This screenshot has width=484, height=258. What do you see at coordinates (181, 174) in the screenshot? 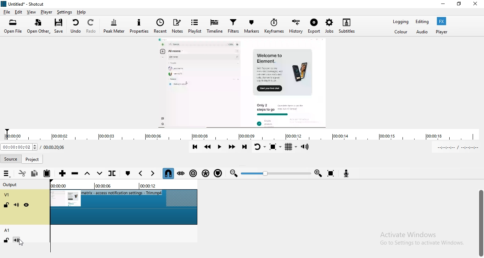
I see `Scrub while dragging` at bounding box center [181, 174].